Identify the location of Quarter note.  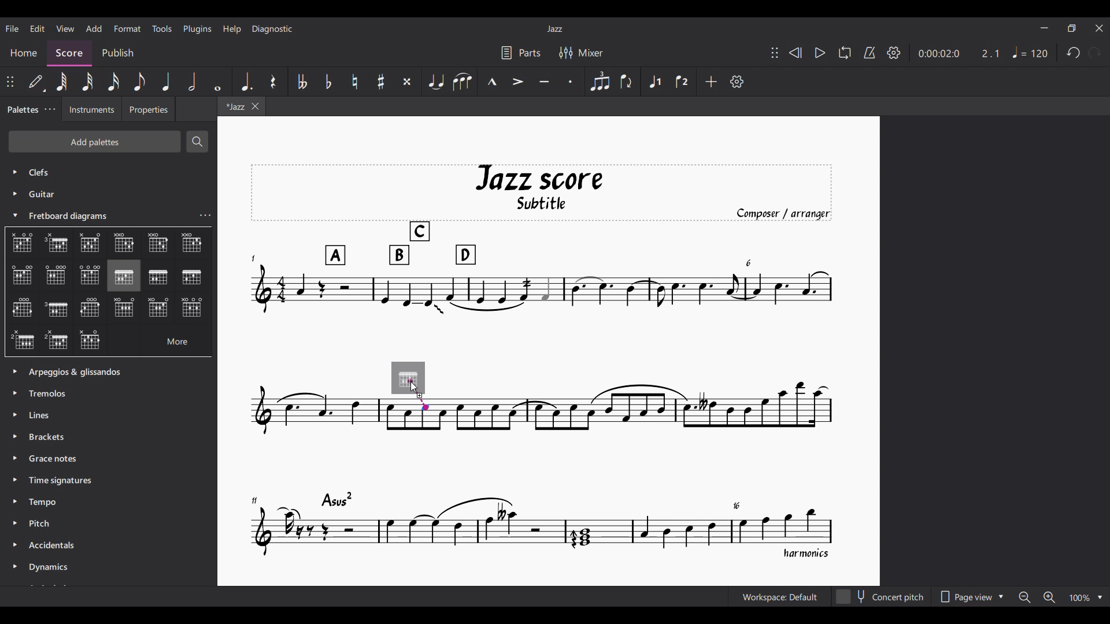
(167, 81).